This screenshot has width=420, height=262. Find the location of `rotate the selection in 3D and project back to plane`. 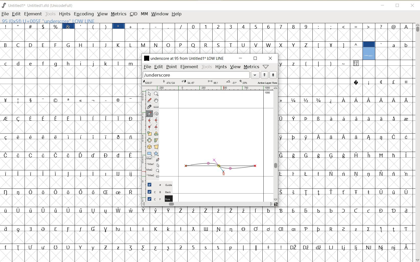

rotate the selection in 3D and project back to plane is located at coordinates (149, 147).